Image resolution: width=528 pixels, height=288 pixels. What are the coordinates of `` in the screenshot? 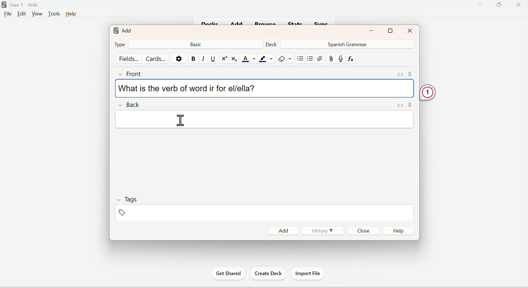 It's located at (8, 15).